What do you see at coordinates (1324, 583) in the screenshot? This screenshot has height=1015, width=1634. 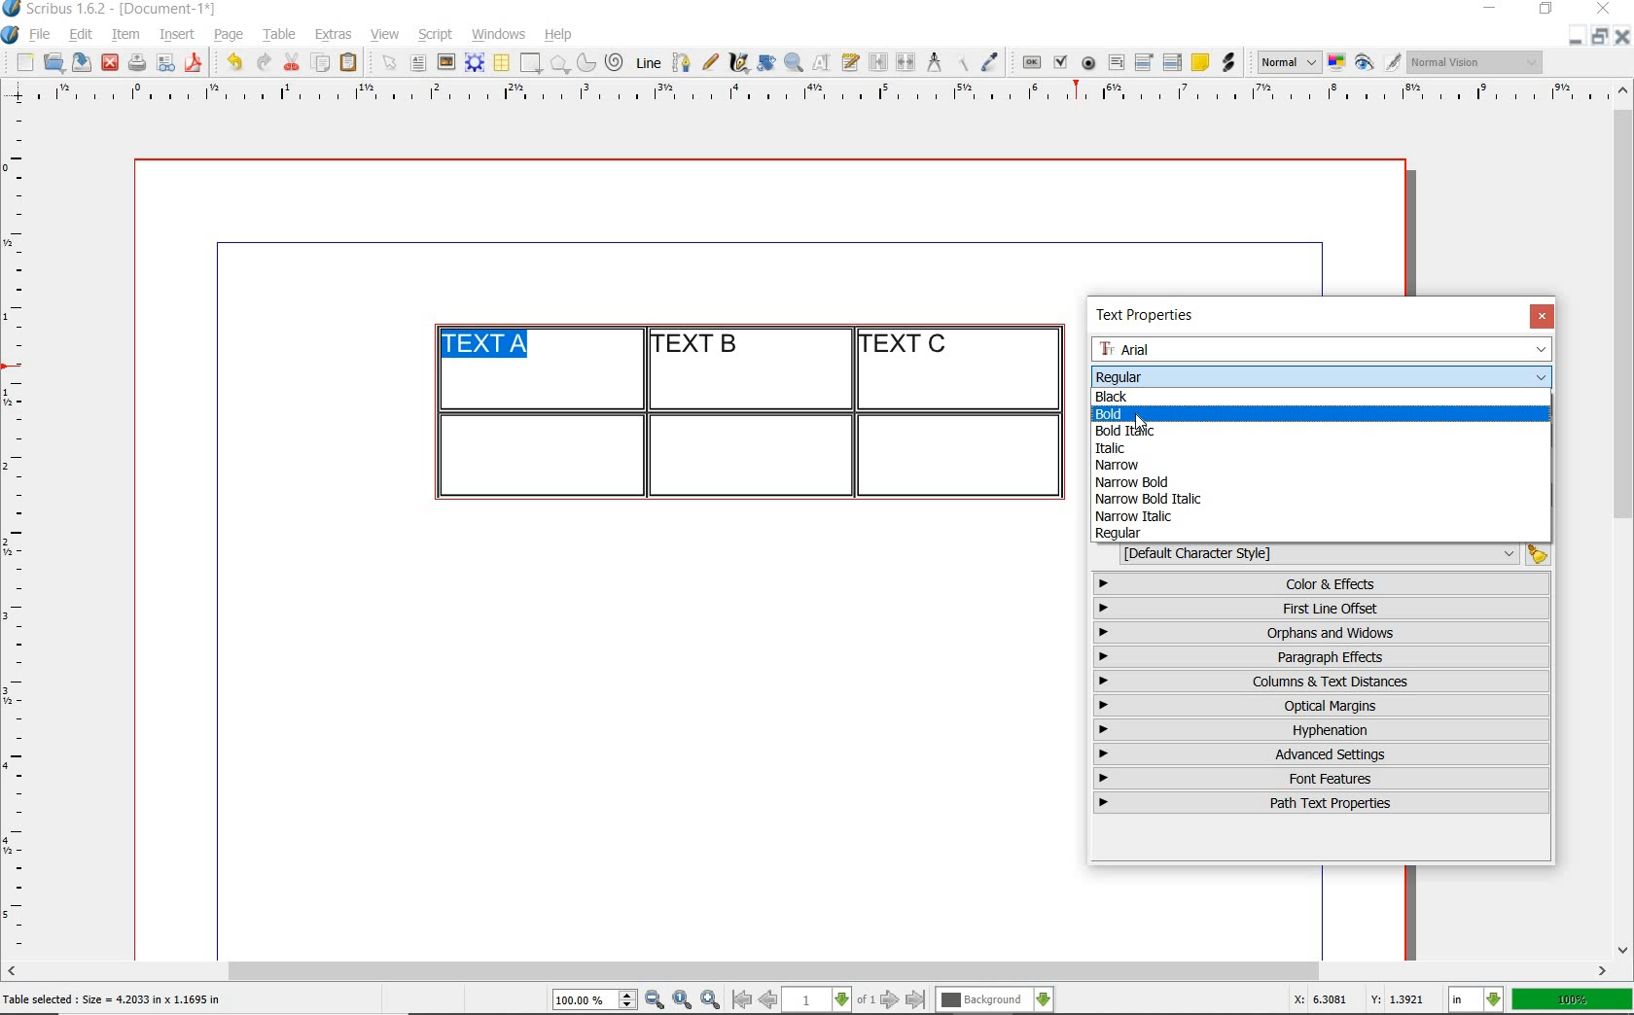 I see `color & effects` at bounding box center [1324, 583].